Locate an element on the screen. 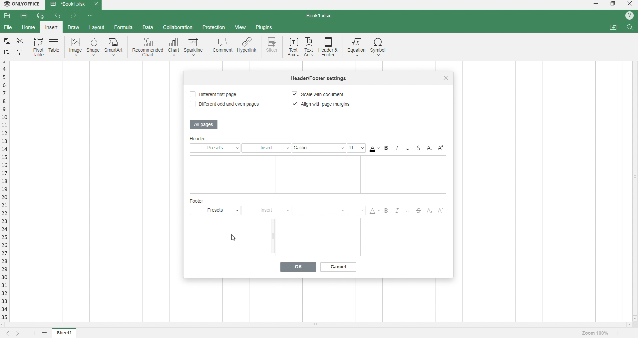  data is located at coordinates (149, 28).